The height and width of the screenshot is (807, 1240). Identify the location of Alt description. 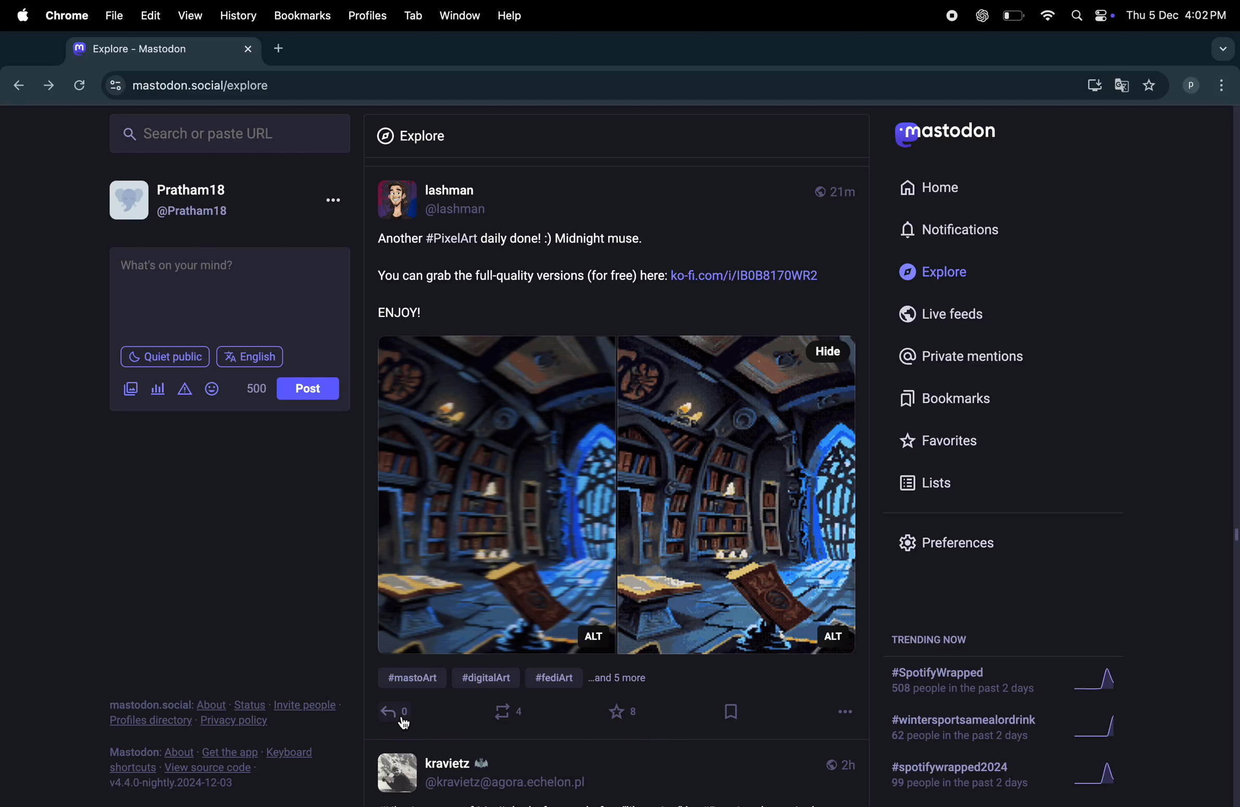
(594, 639).